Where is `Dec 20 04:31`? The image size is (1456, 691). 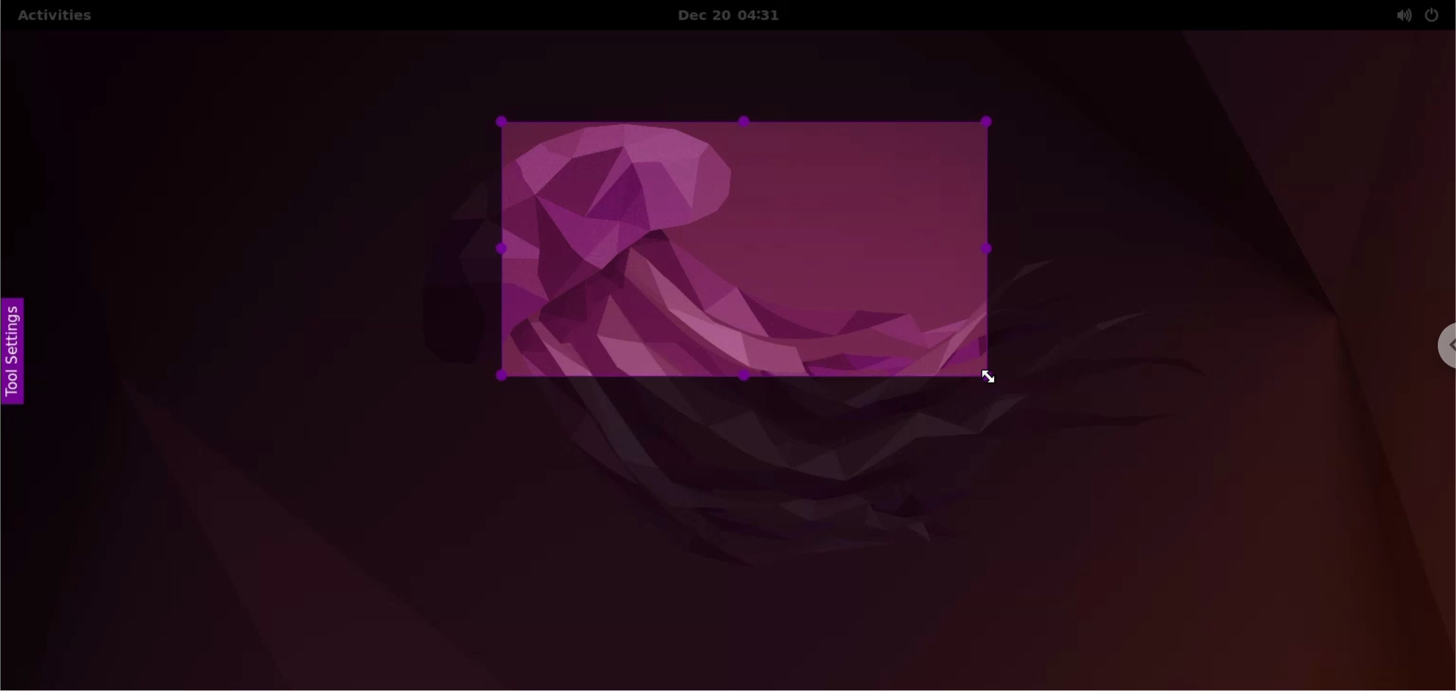
Dec 20 04:31 is located at coordinates (735, 16).